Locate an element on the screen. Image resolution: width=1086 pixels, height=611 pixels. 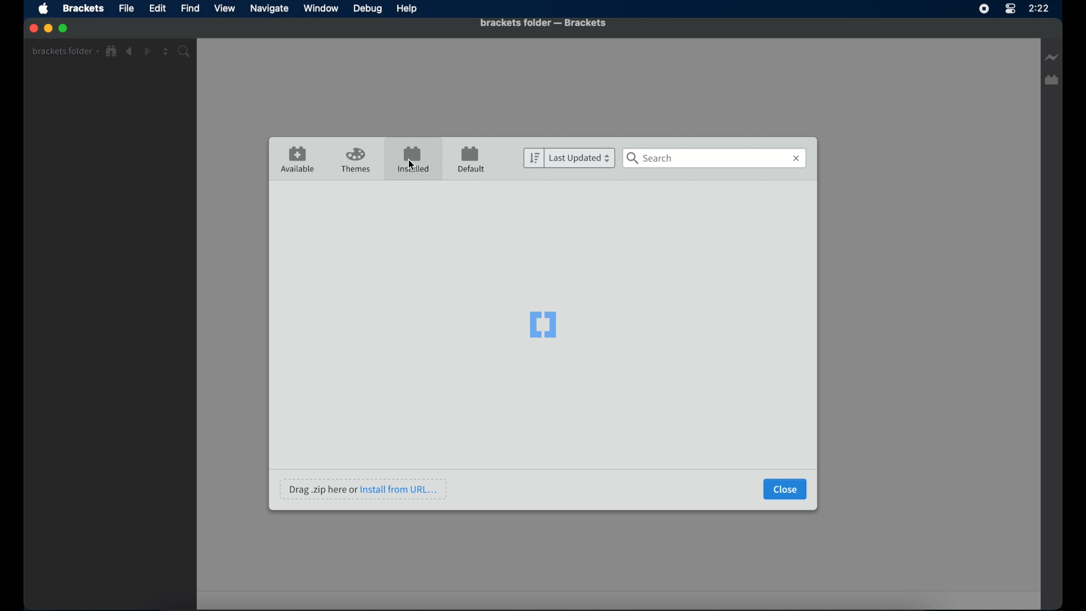
help is located at coordinates (407, 9).